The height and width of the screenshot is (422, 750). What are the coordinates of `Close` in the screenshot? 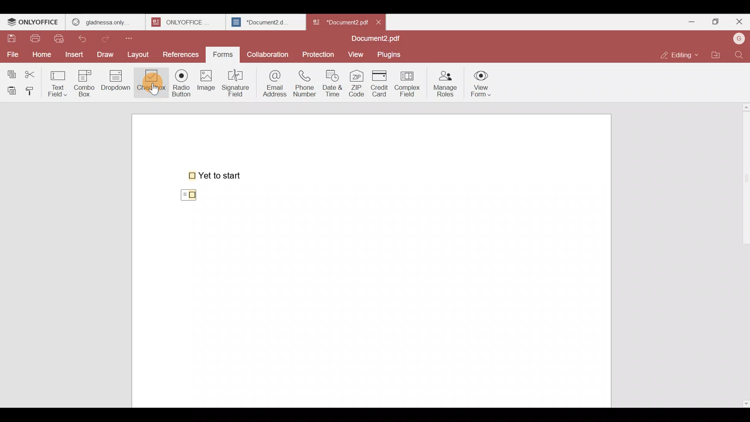 It's located at (739, 23).